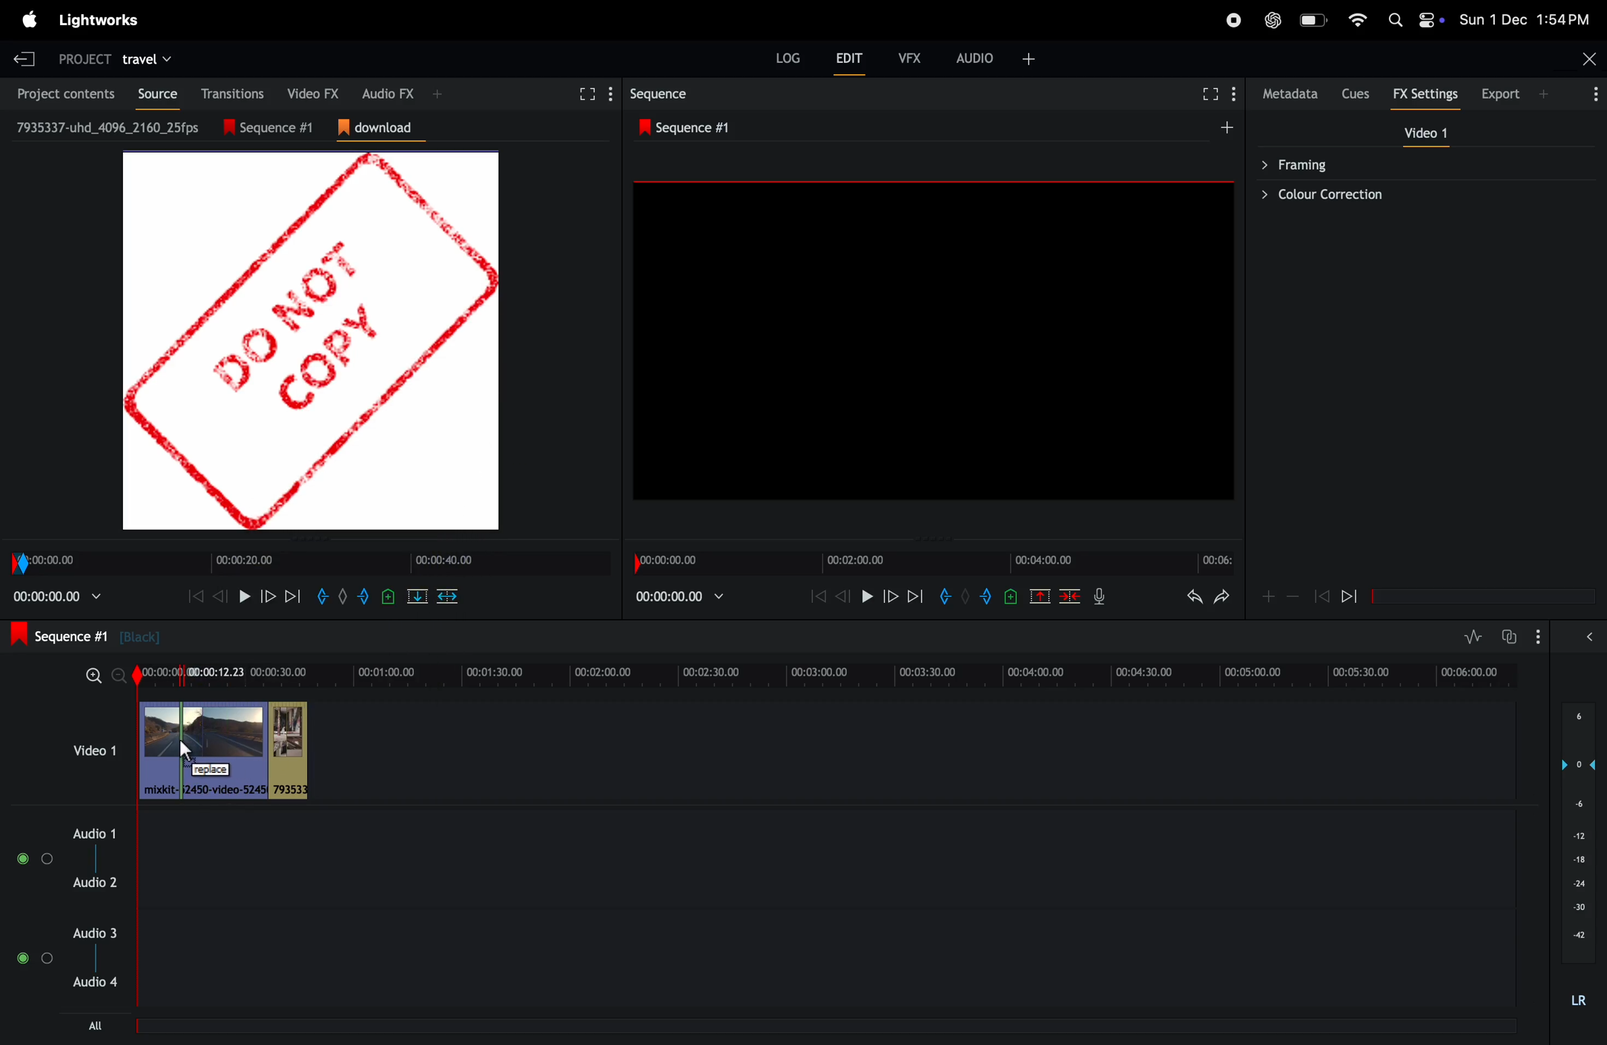 The width and height of the screenshot is (1607, 1045). What do you see at coordinates (1349, 595) in the screenshot?
I see `rewind` at bounding box center [1349, 595].